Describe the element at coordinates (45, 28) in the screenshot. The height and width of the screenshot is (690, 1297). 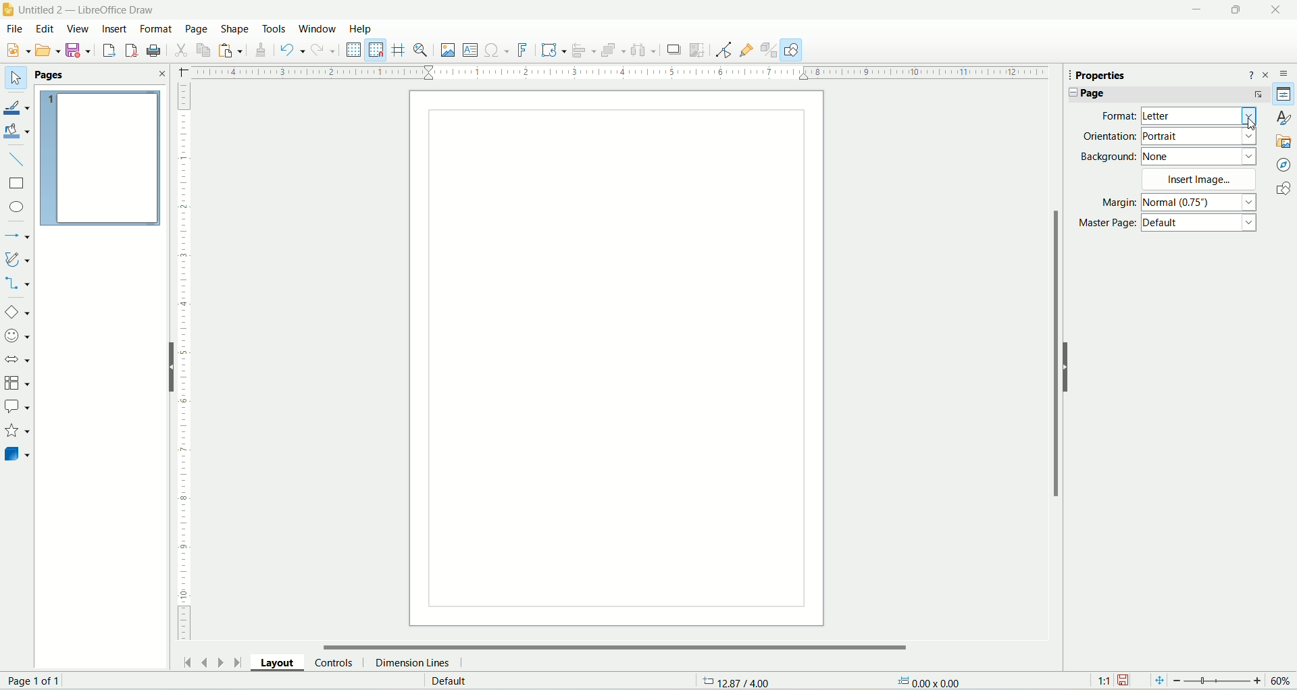
I see `edit` at that location.